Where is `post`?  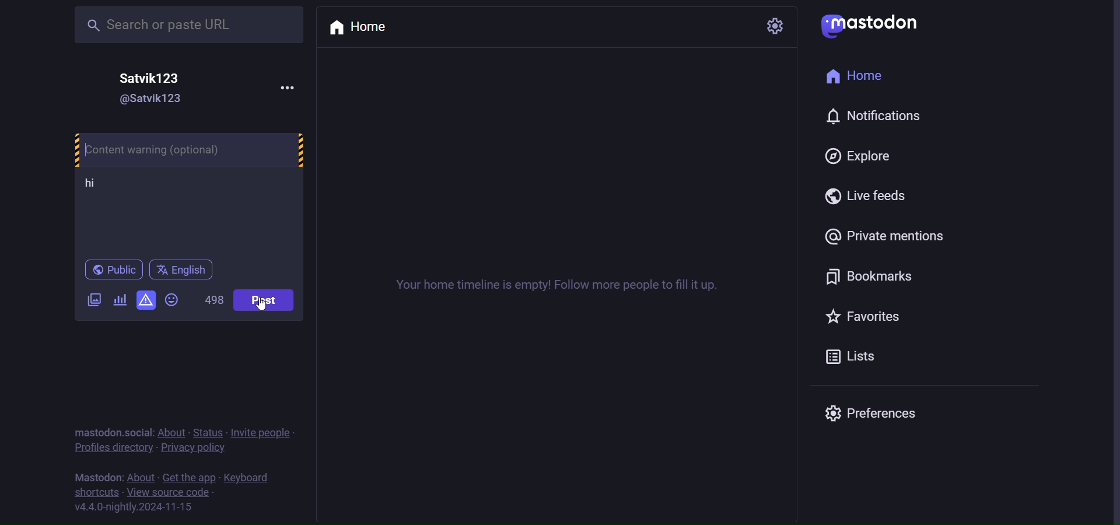 post is located at coordinates (268, 302).